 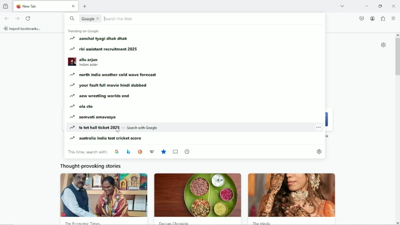 What do you see at coordinates (87, 151) in the screenshot?
I see `this time search with` at bounding box center [87, 151].